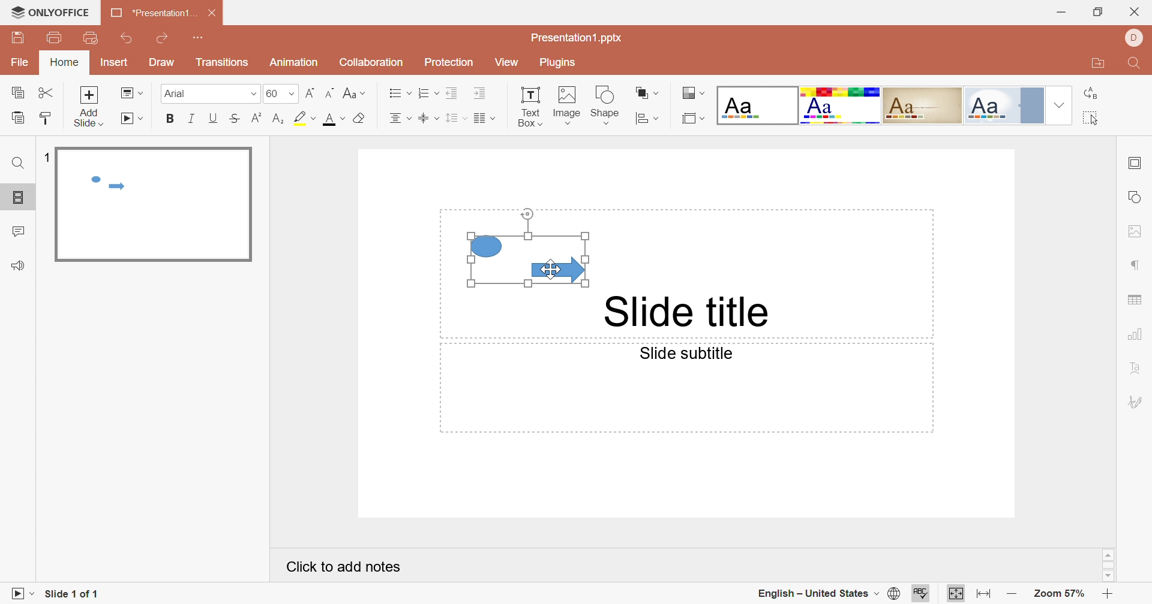  I want to click on Signature settings, so click(1137, 404).